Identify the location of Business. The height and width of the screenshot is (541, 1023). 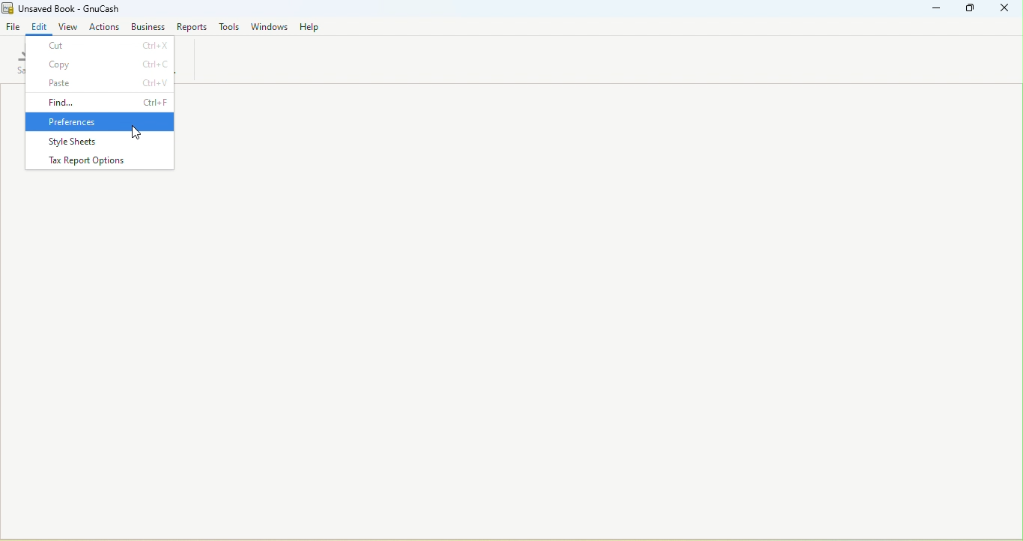
(147, 26).